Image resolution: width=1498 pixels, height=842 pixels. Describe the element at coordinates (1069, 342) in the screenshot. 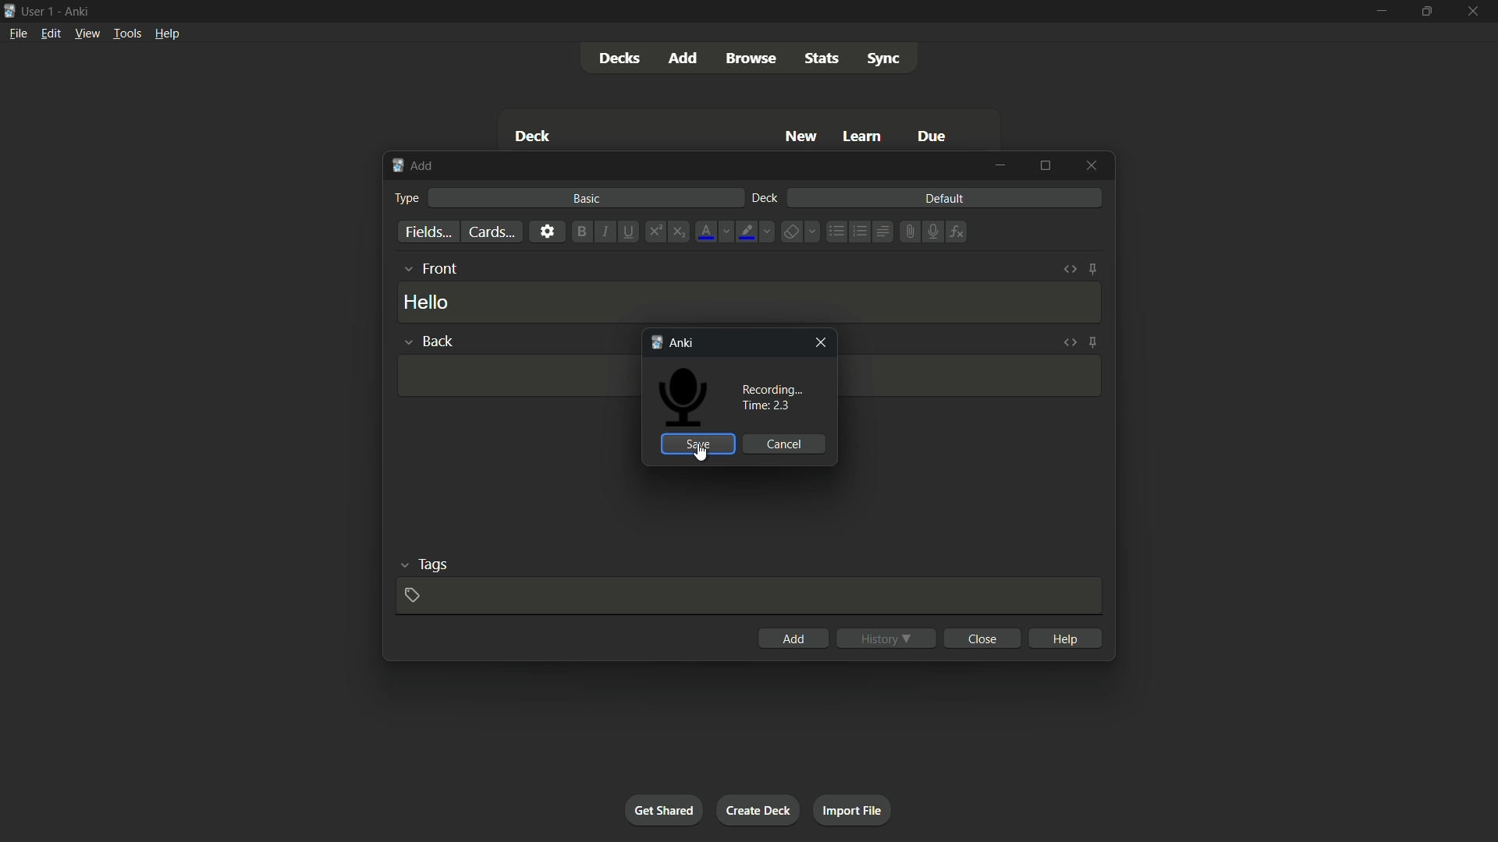

I see `toggle html editor` at that location.